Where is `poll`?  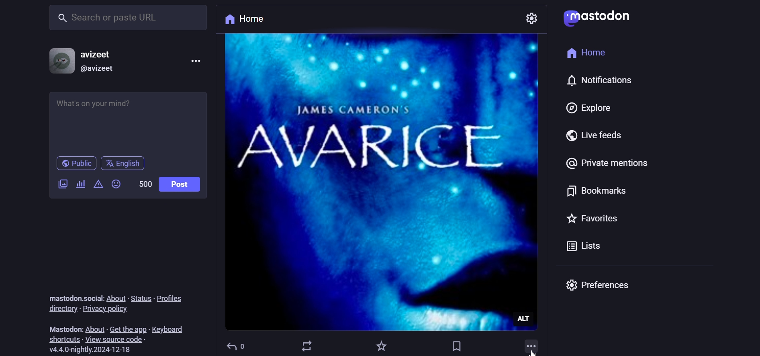
poll is located at coordinates (82, 185).